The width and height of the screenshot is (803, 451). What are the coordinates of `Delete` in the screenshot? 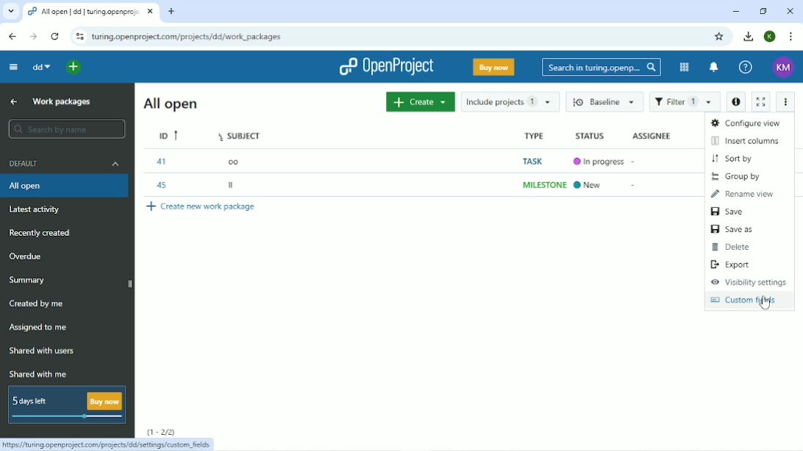 It's located at (734, 248).